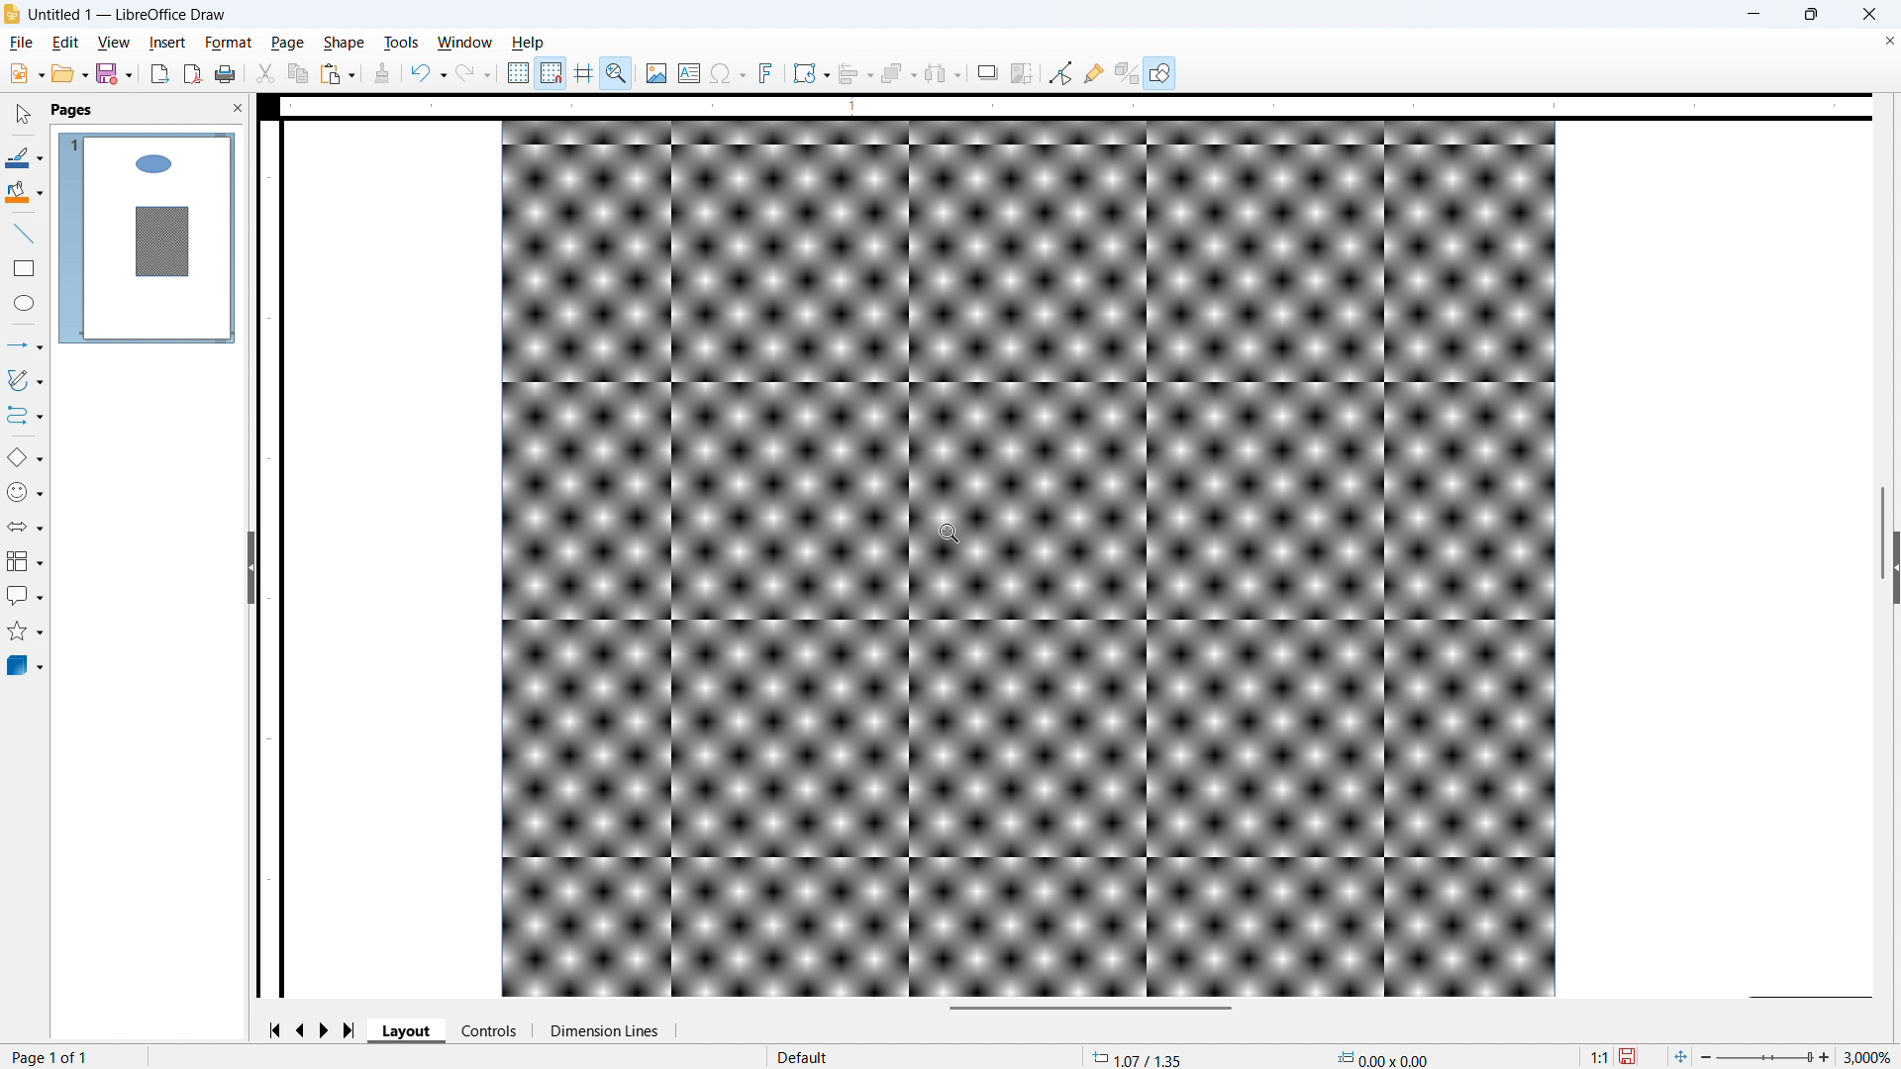 This screenshot has height=1069, width=1901. Describe the element at coordinates (24, 458) in the screenshot. I see `Basic shapes ` at that location.